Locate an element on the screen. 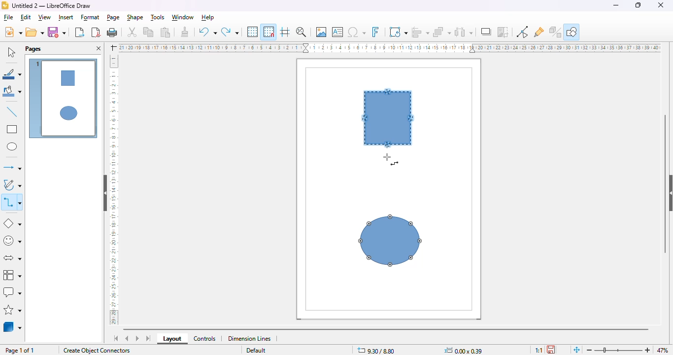 This screenshot has height=355, width=673. ruler is located at coordinates (390, 47).